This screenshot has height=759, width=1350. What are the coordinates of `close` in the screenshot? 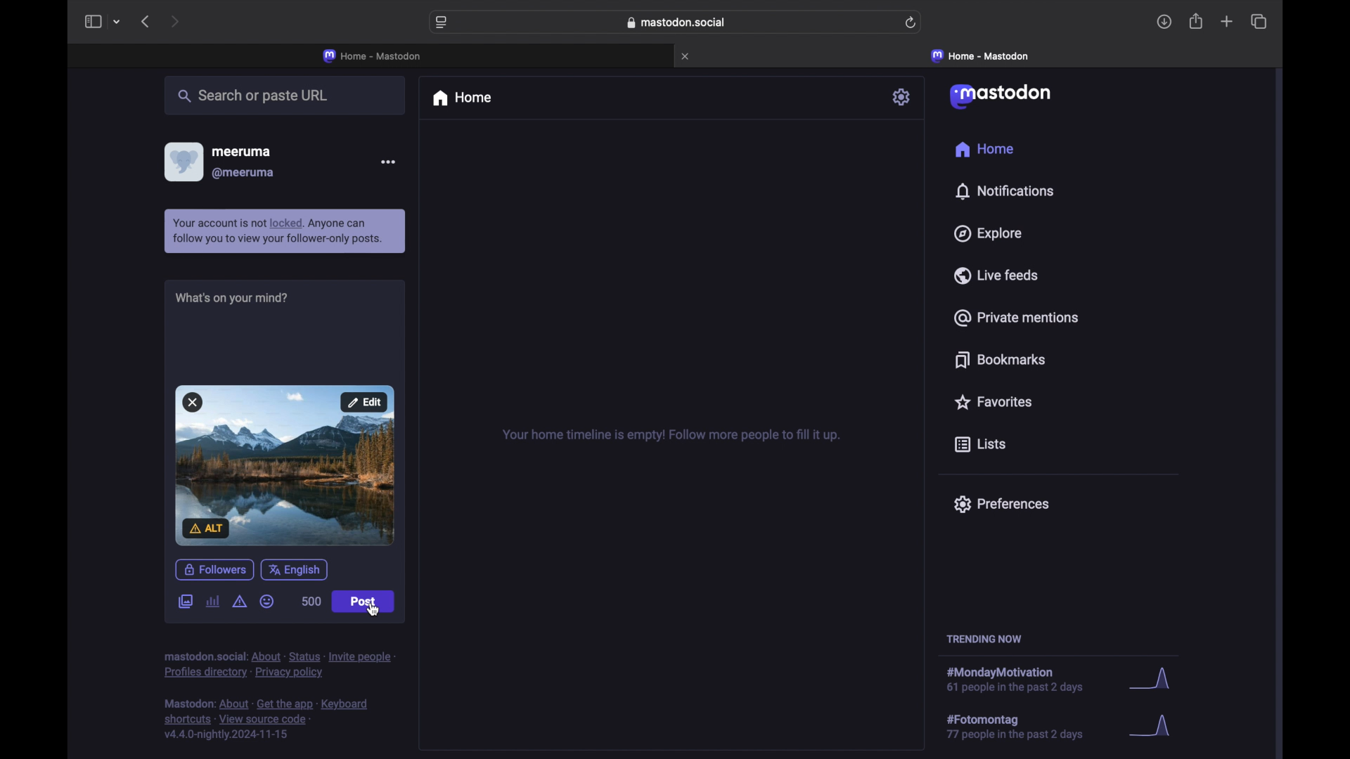 It's located at (688, 56).